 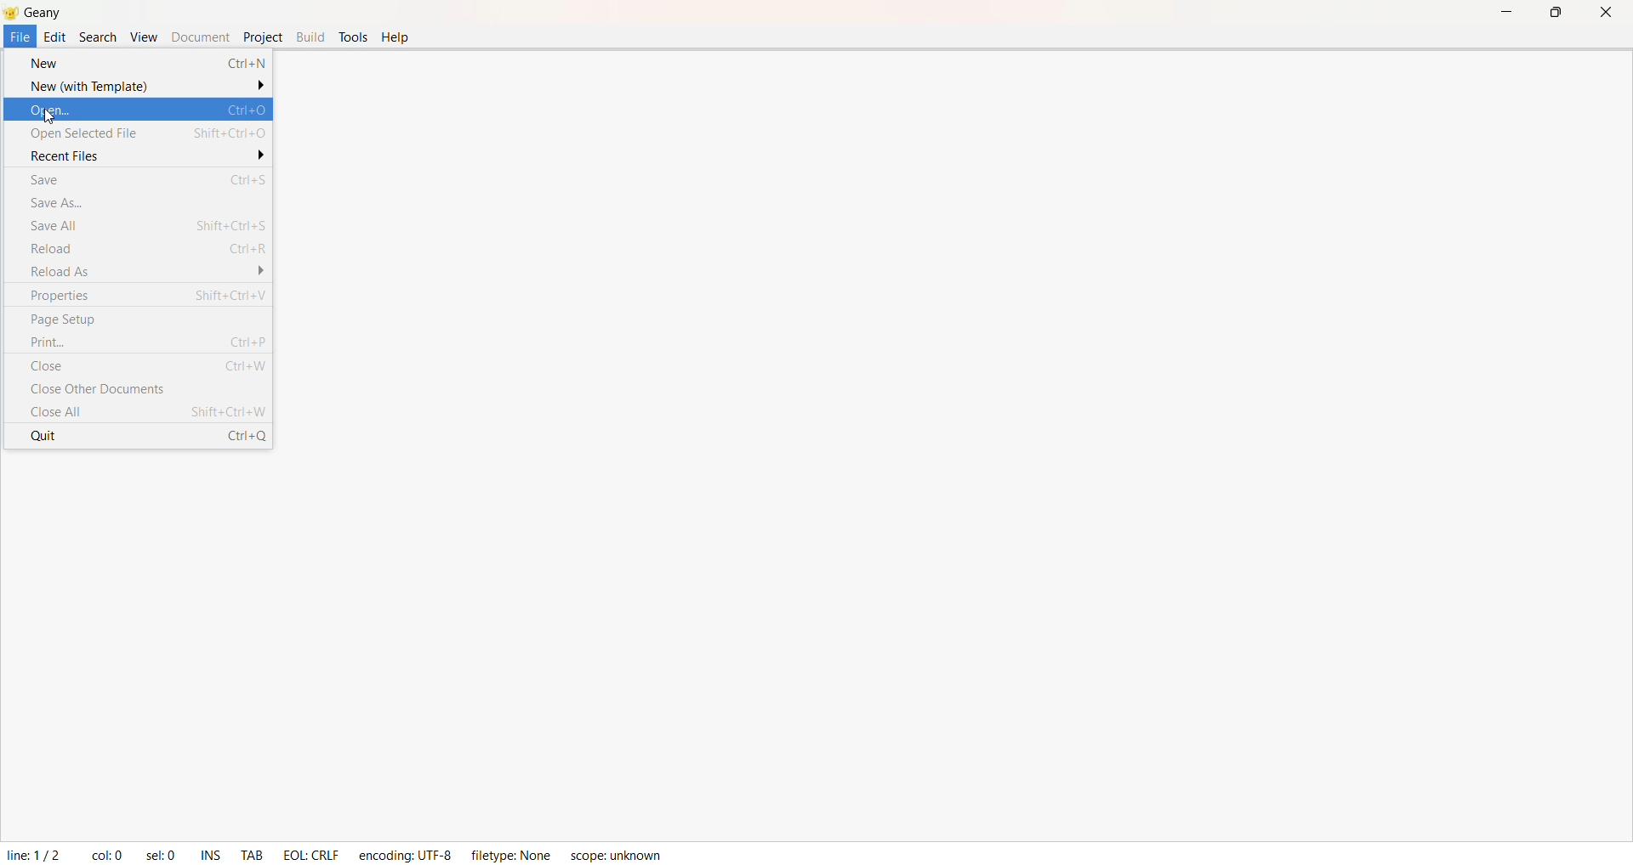 I want to click on Save, so click(x=151, y=179).